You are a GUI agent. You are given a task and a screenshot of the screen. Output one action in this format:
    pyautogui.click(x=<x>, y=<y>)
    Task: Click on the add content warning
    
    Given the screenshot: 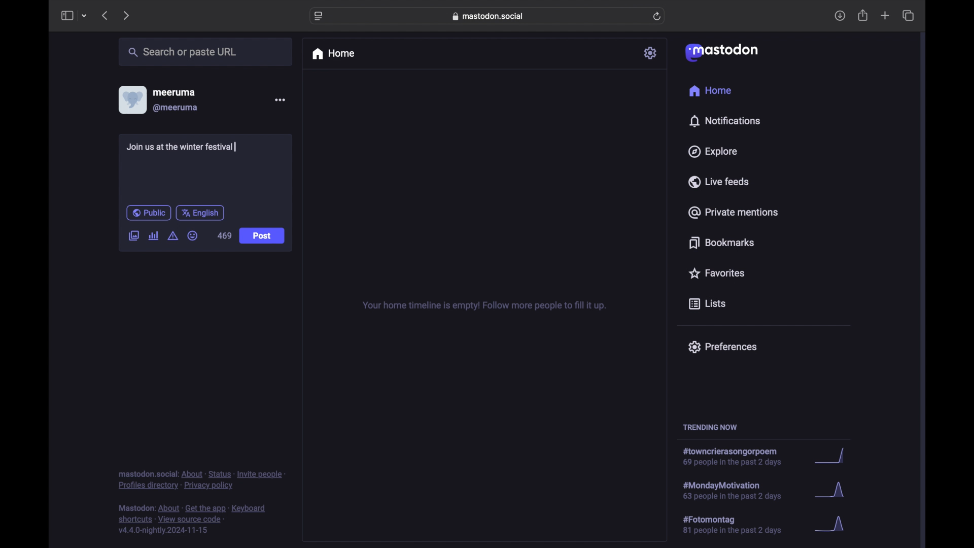 What is the action you would take?
    pyautogui.click(x=172, y=236)
    